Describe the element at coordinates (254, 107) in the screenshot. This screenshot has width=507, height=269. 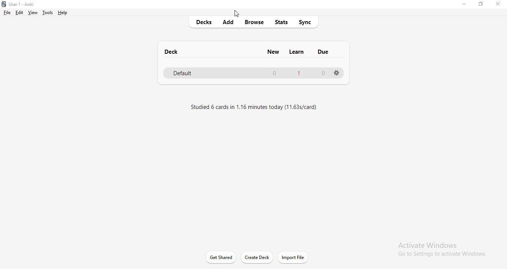
I see `Studied 6 cards in 1.16 minutes today (11.63s/card)` at that location.